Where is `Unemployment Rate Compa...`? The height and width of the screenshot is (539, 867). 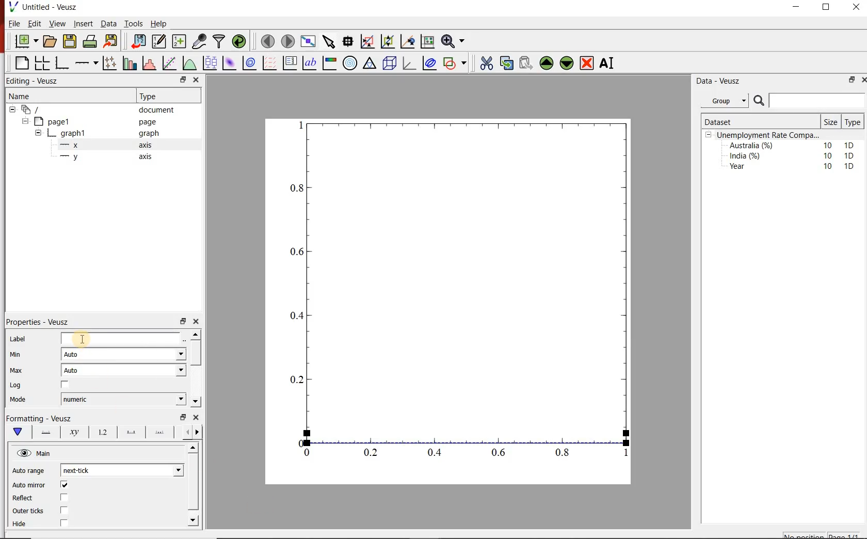 Unemployment Rate Compa... is located at coordinates (769, 135).